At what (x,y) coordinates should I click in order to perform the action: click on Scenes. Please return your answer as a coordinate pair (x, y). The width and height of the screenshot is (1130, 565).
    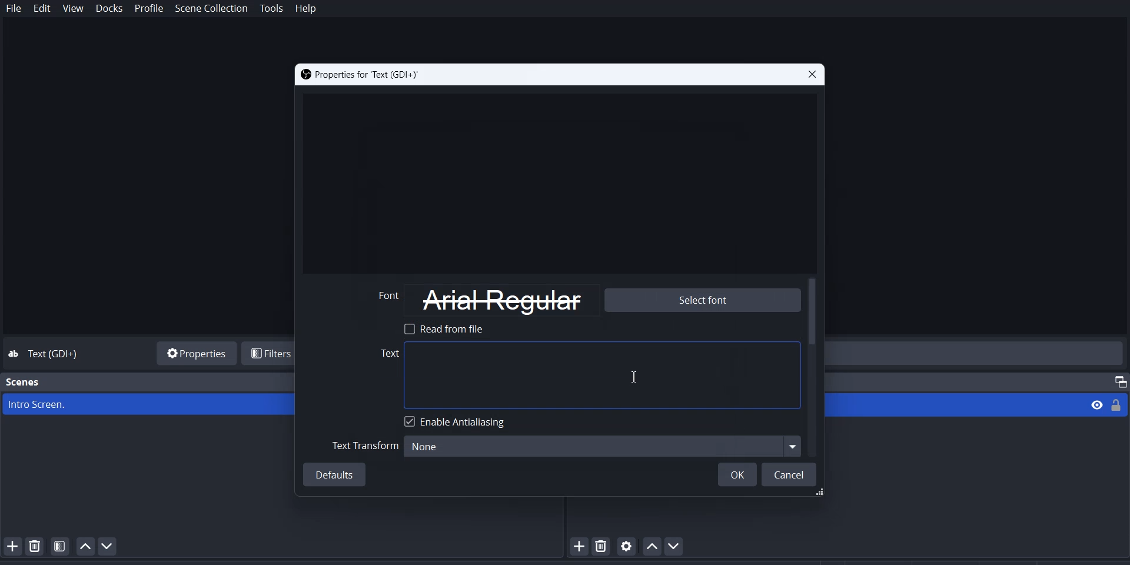
    Looking at the image, I should click on (148, 404).